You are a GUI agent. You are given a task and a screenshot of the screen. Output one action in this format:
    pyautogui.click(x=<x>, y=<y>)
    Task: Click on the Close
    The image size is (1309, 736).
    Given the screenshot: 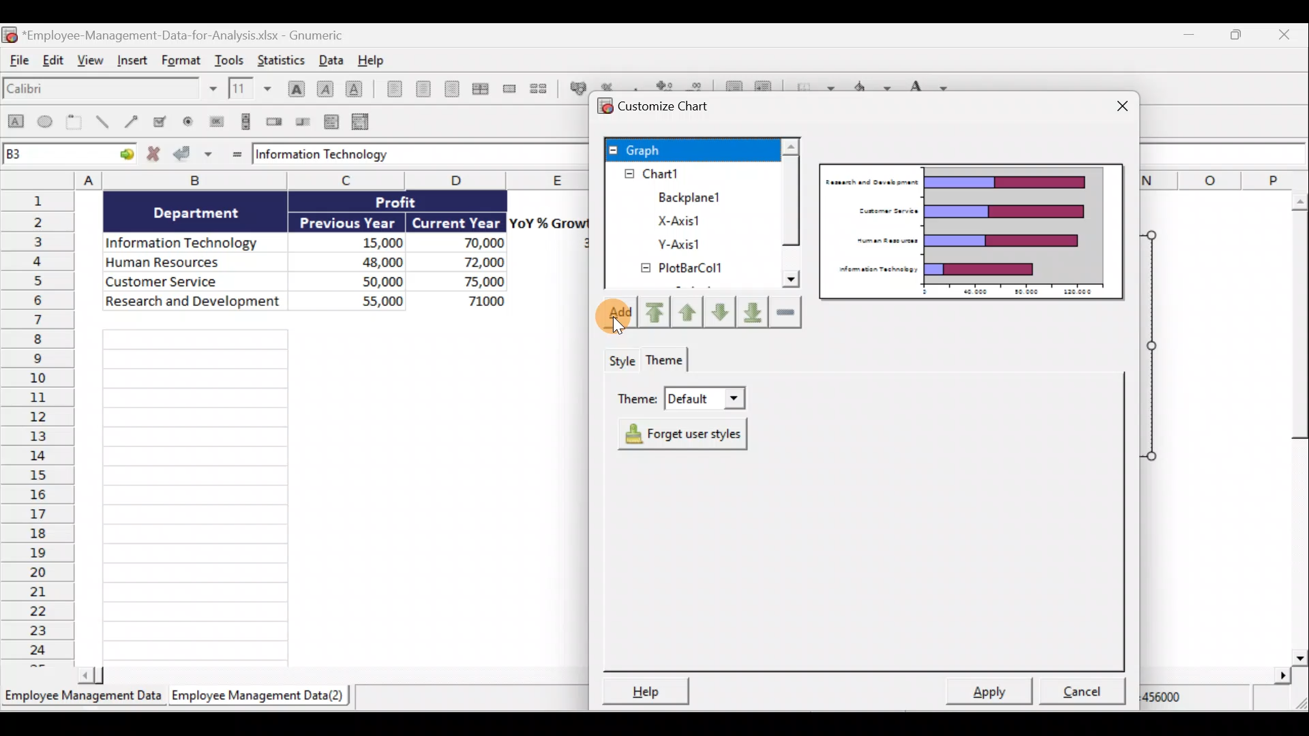 What is the action you would take?
    pyautogui.click(x=1118, y=103)
    